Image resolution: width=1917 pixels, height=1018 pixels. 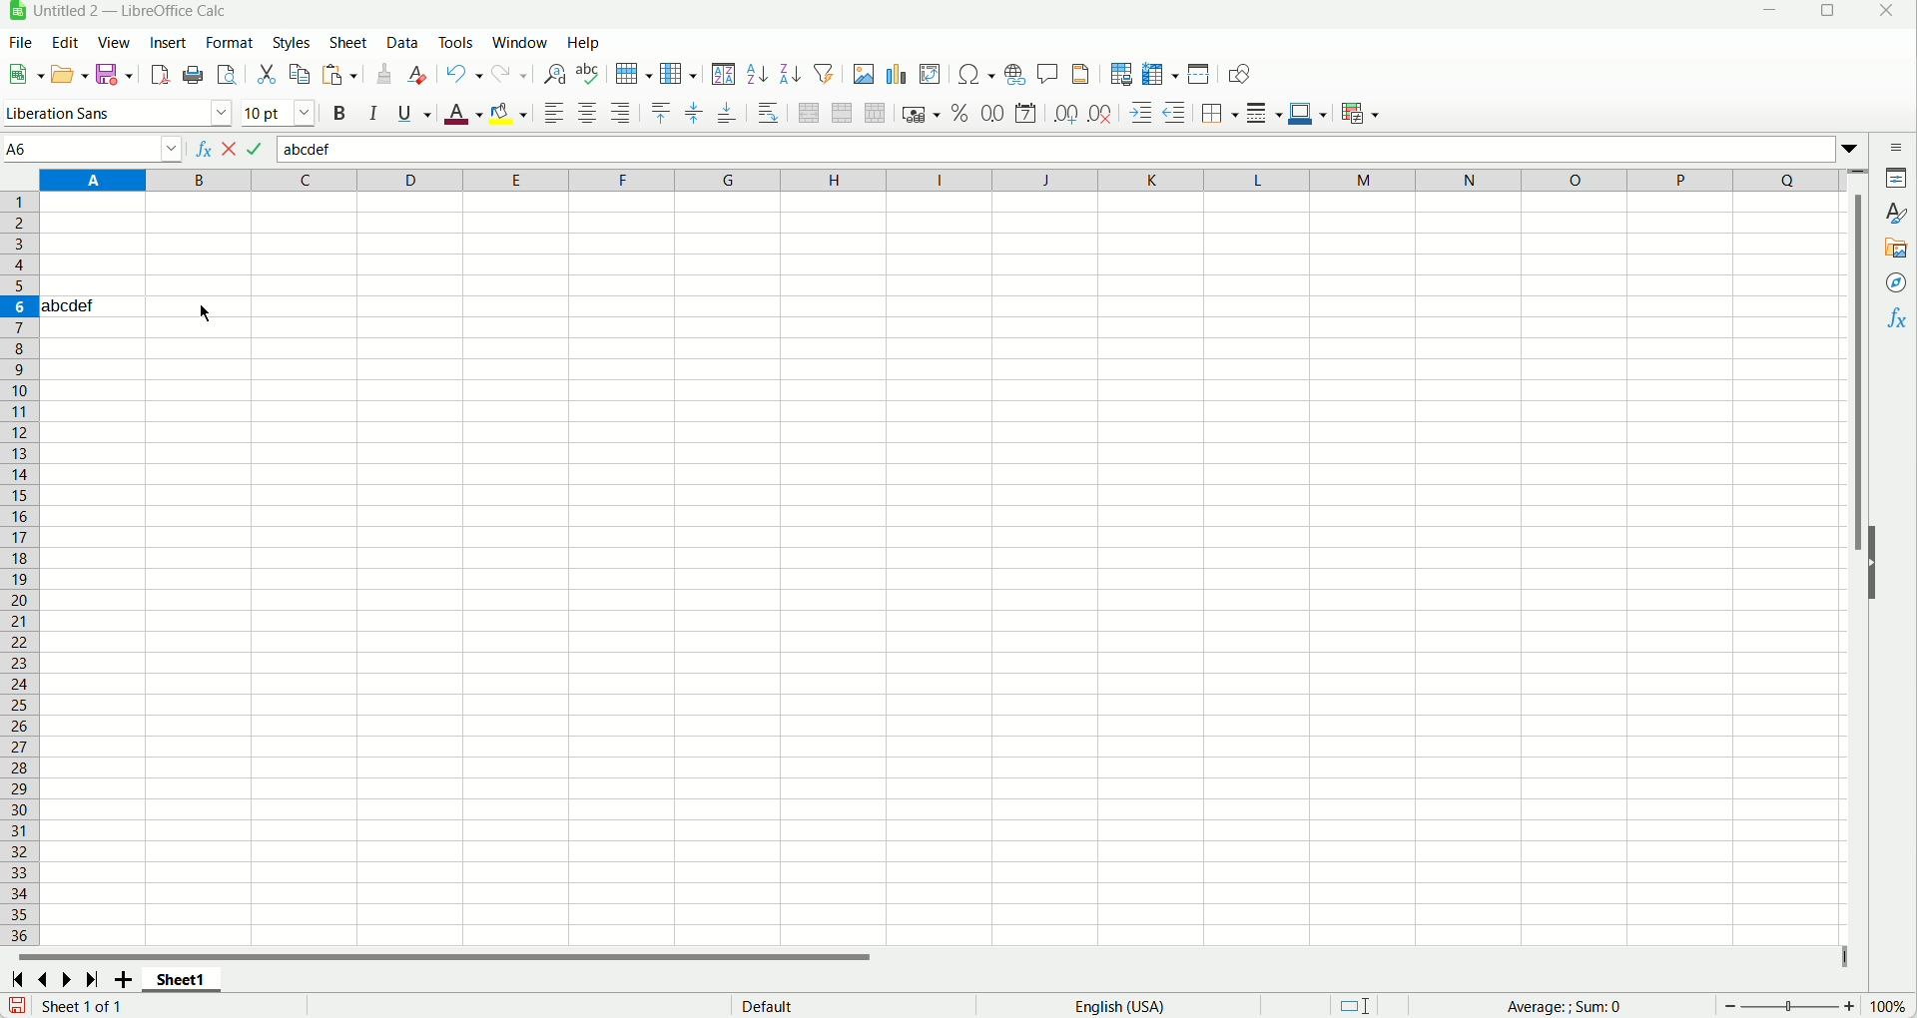 What do you see at coordinates (161, 75) in the screenshot?
I see `export as PDF` at bounding box center [161, 75].